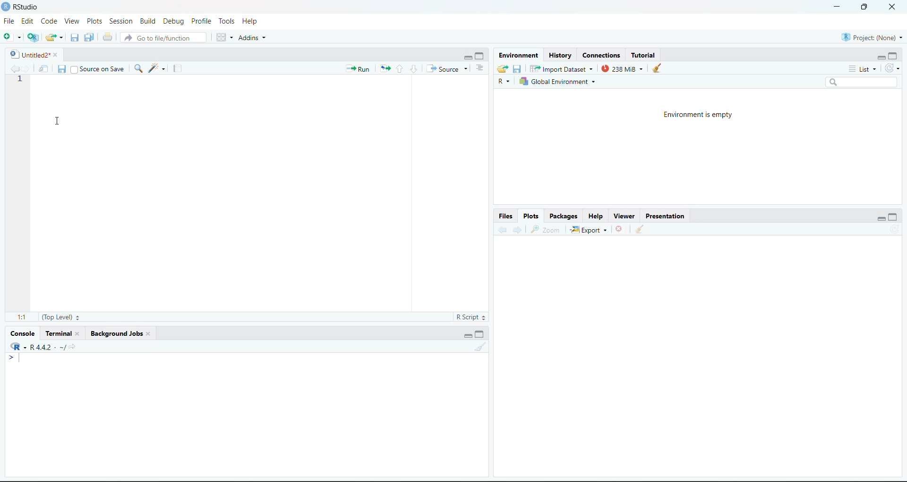  What do you see at coordinates (108, 37) in the screenshot?
I see `print` at bounding box center [108, 37].